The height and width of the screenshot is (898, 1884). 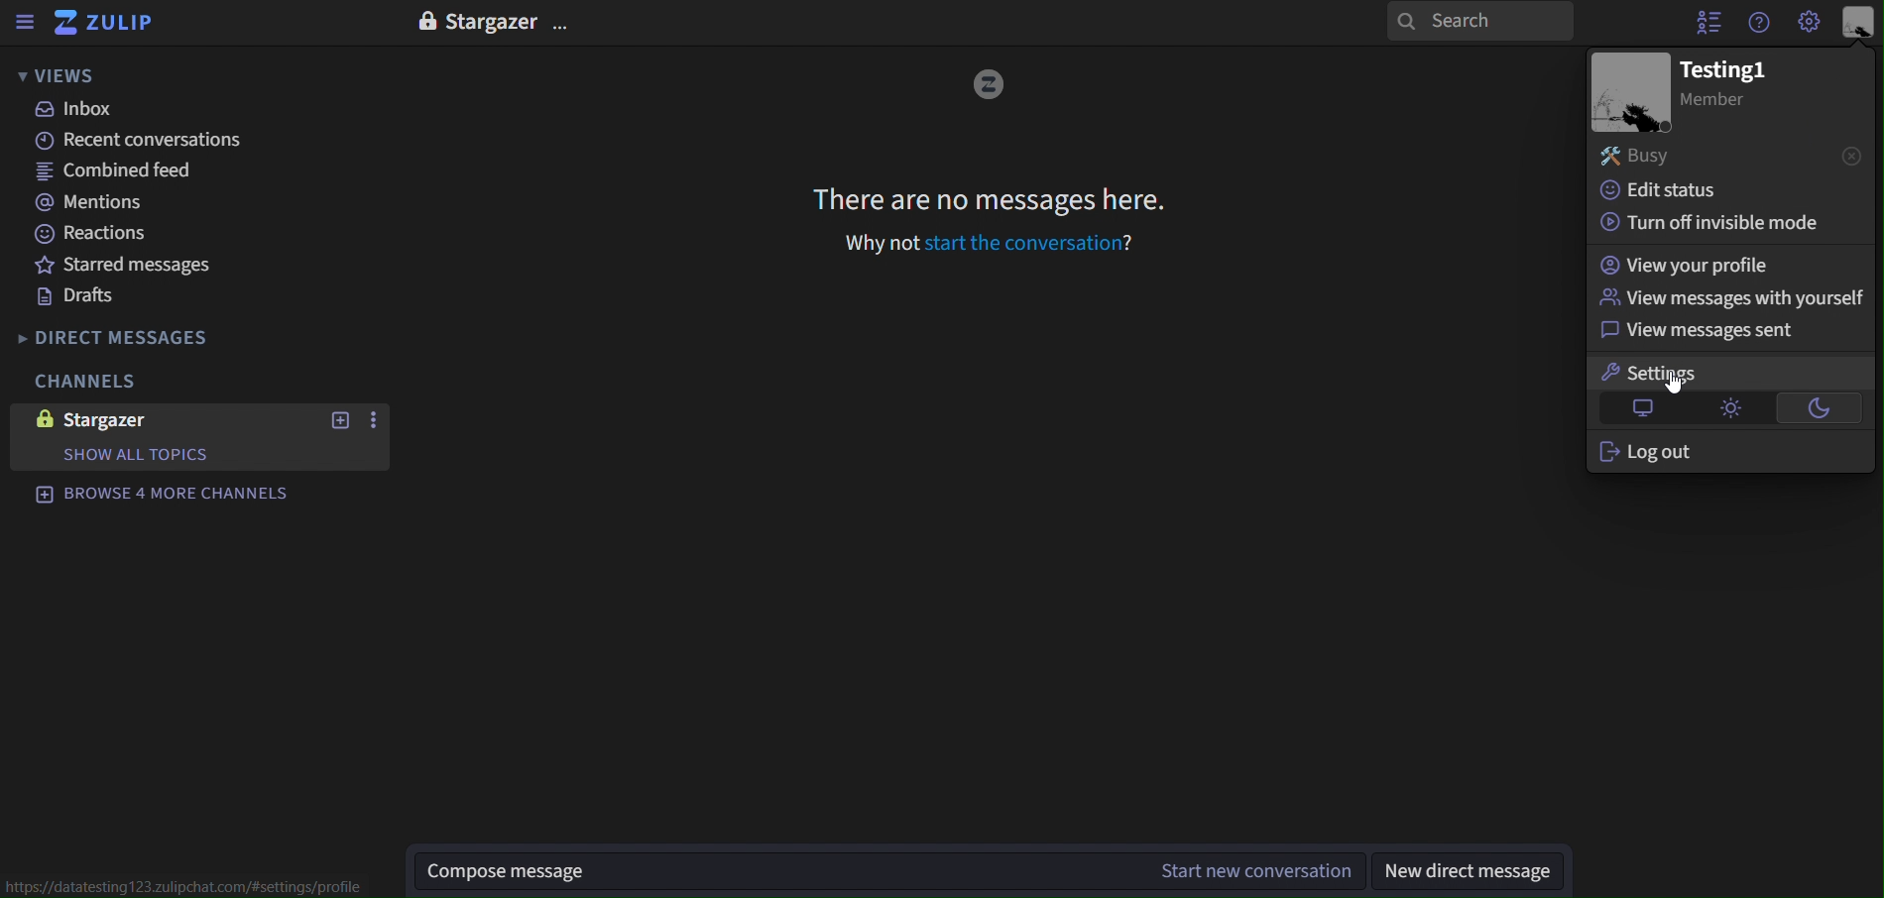 I want to click on channels, so click(x=88, y=381).